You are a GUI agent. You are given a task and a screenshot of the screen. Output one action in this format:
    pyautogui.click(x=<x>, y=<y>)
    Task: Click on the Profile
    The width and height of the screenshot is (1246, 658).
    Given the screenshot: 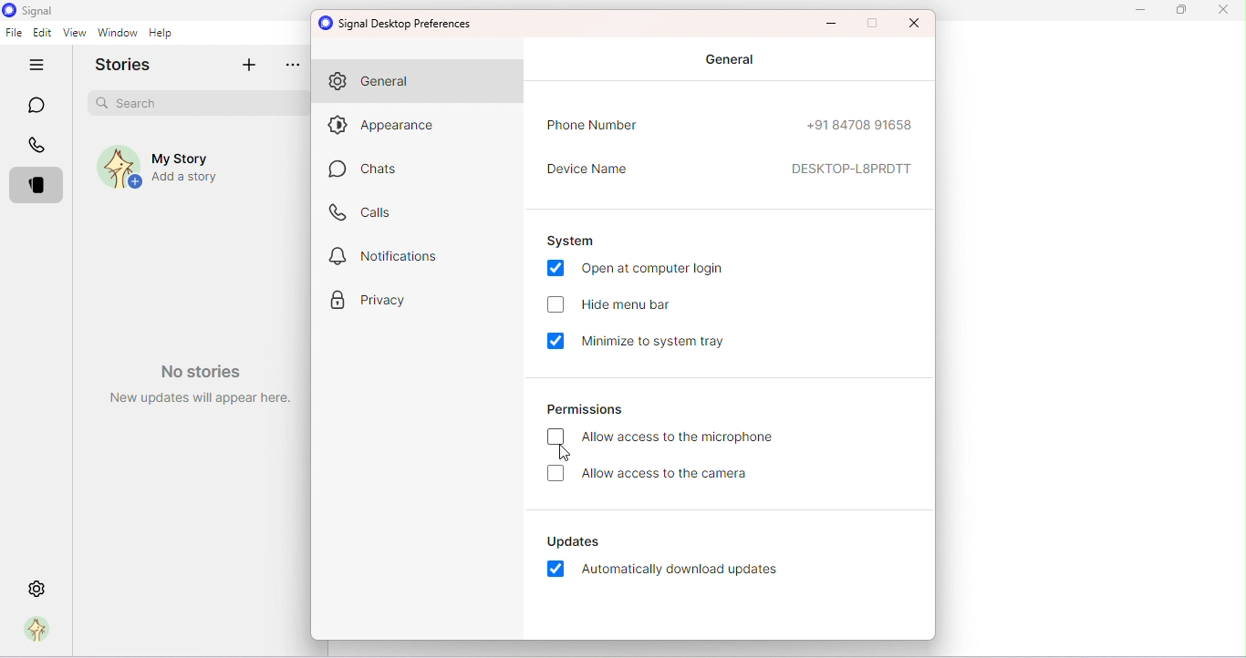 What is the action you would take?
    pyautogui.click(x=41, y=632)
    